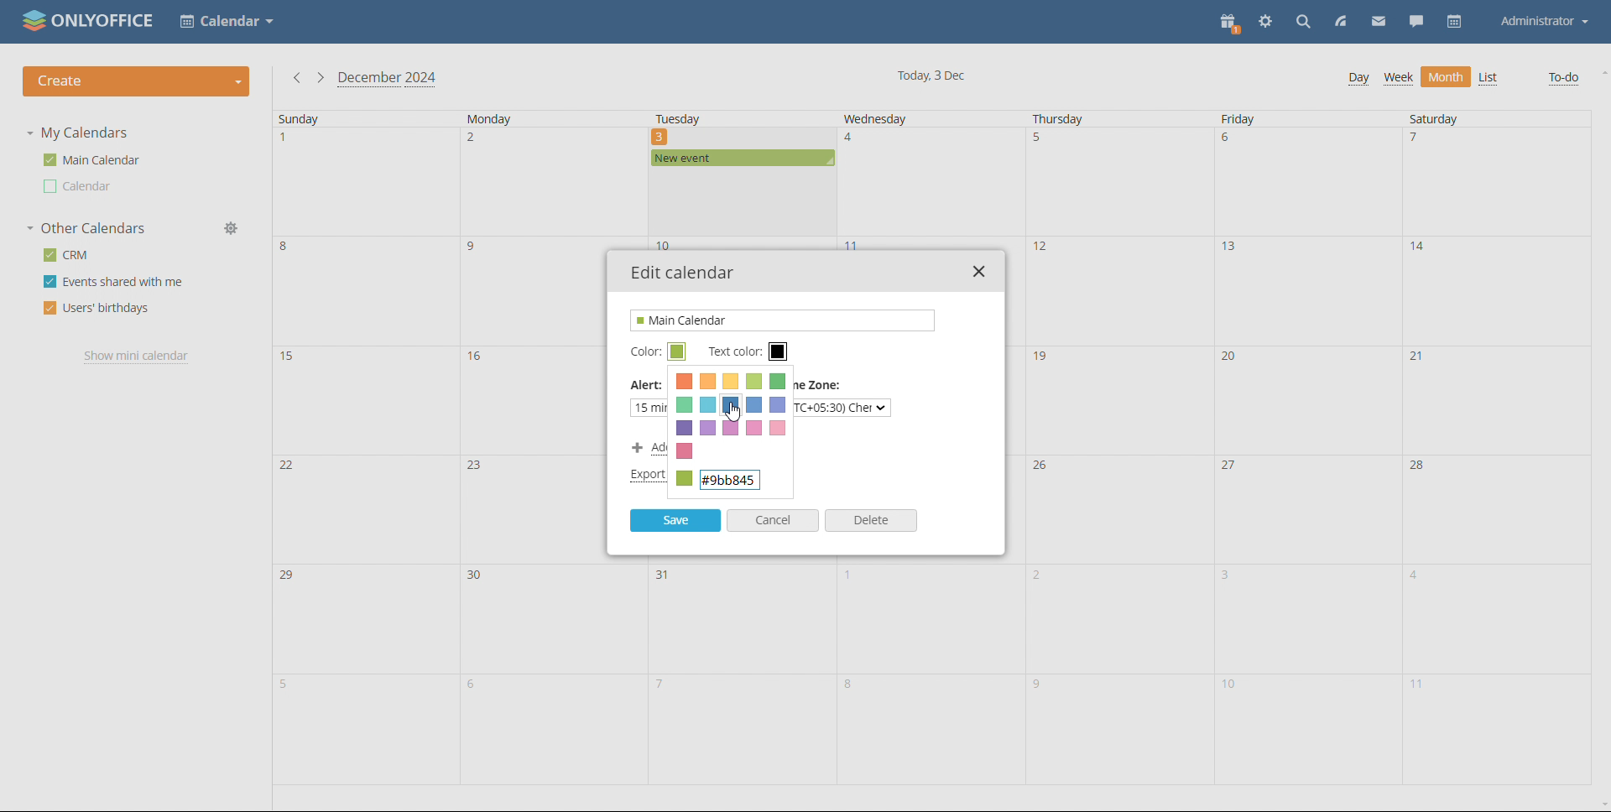 Image resolution: width=1611 pixels, height=812 pixels. What do you see at coordinates (235, 228) in the screenshot?
I see `manage` at bounding box center [235, 228].